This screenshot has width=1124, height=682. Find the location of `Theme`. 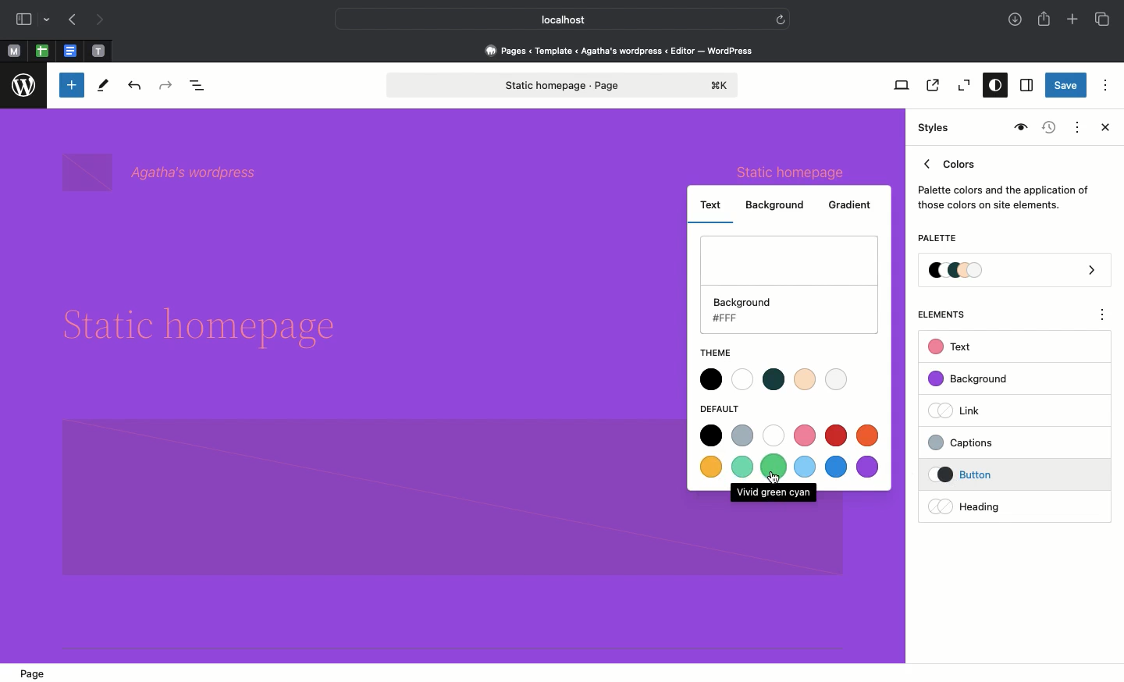

Theme is located at coordinates (717, 350).